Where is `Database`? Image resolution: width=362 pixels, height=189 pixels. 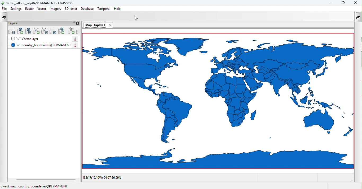 Database is located at coordinates (88, 9).